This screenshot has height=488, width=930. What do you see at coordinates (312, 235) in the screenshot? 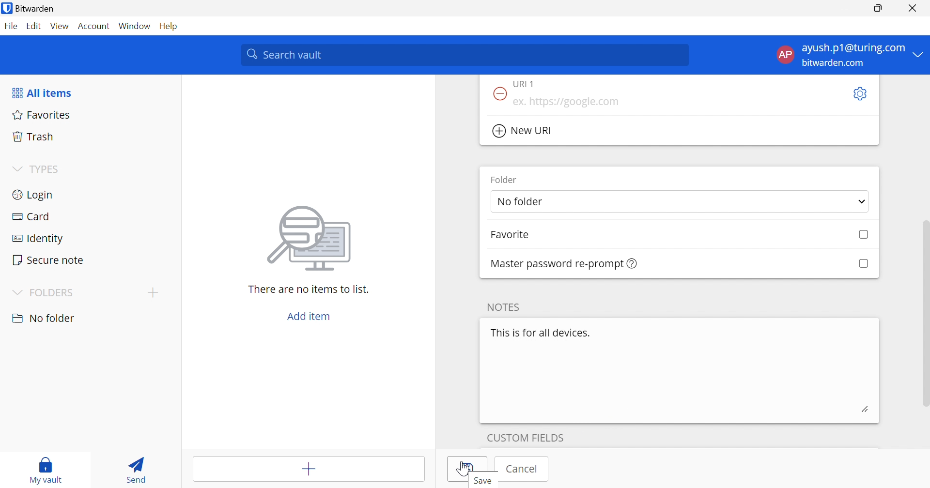
I see `image` at bounding box center [312, 235].